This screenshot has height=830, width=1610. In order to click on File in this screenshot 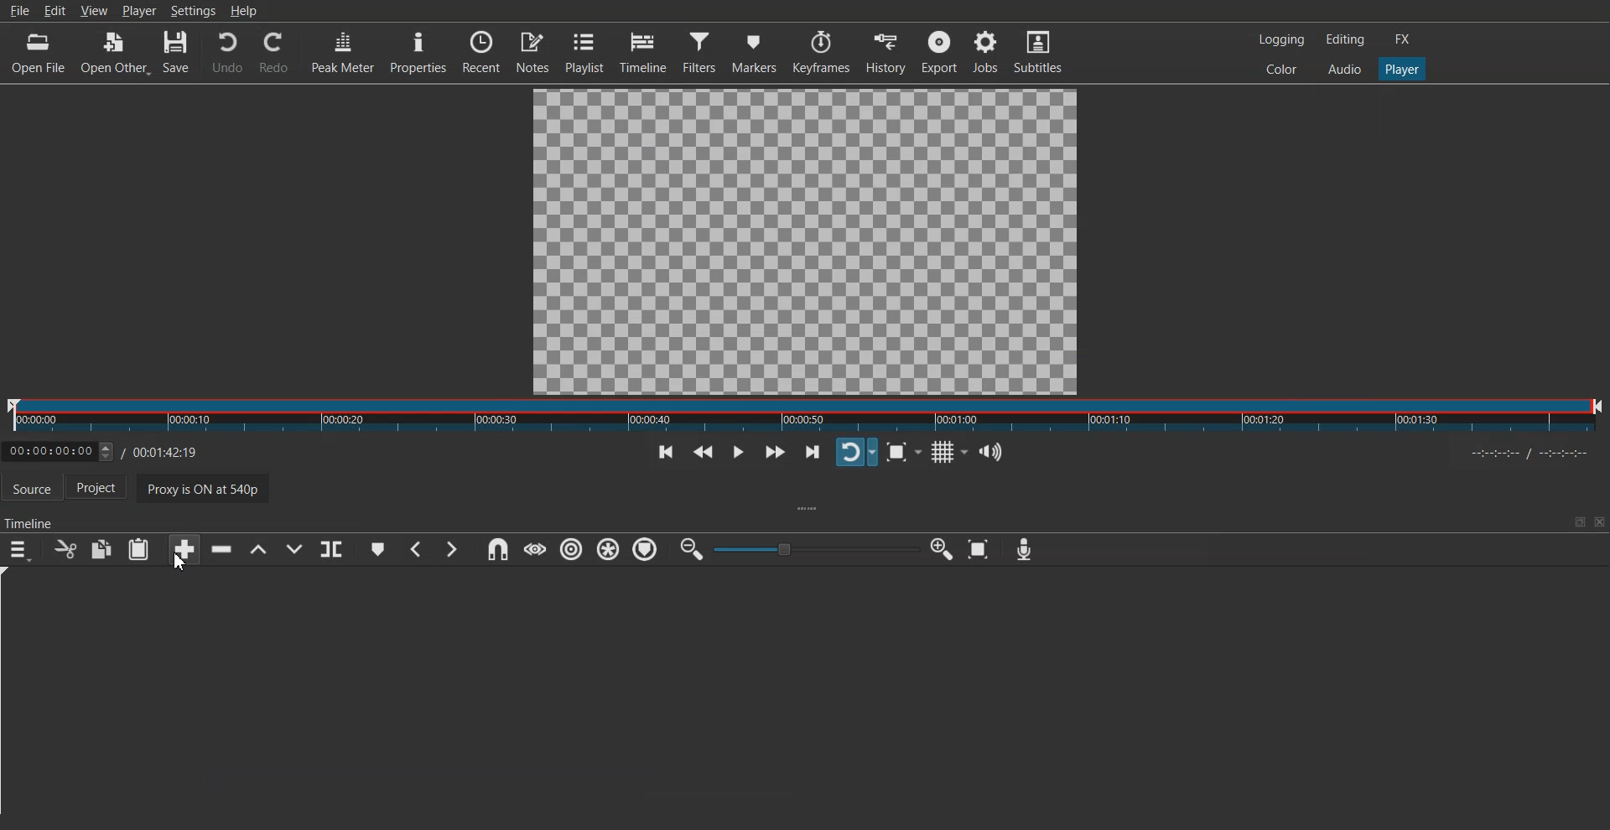, I will do `click(18, 10)`.